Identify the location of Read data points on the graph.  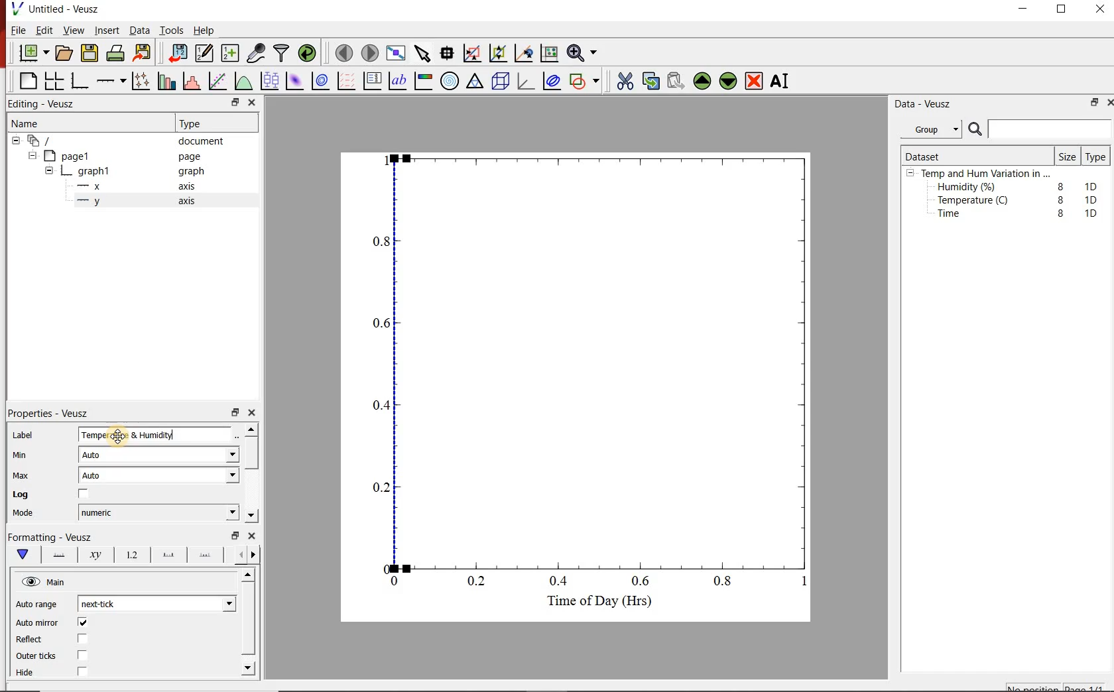
(448, 54).